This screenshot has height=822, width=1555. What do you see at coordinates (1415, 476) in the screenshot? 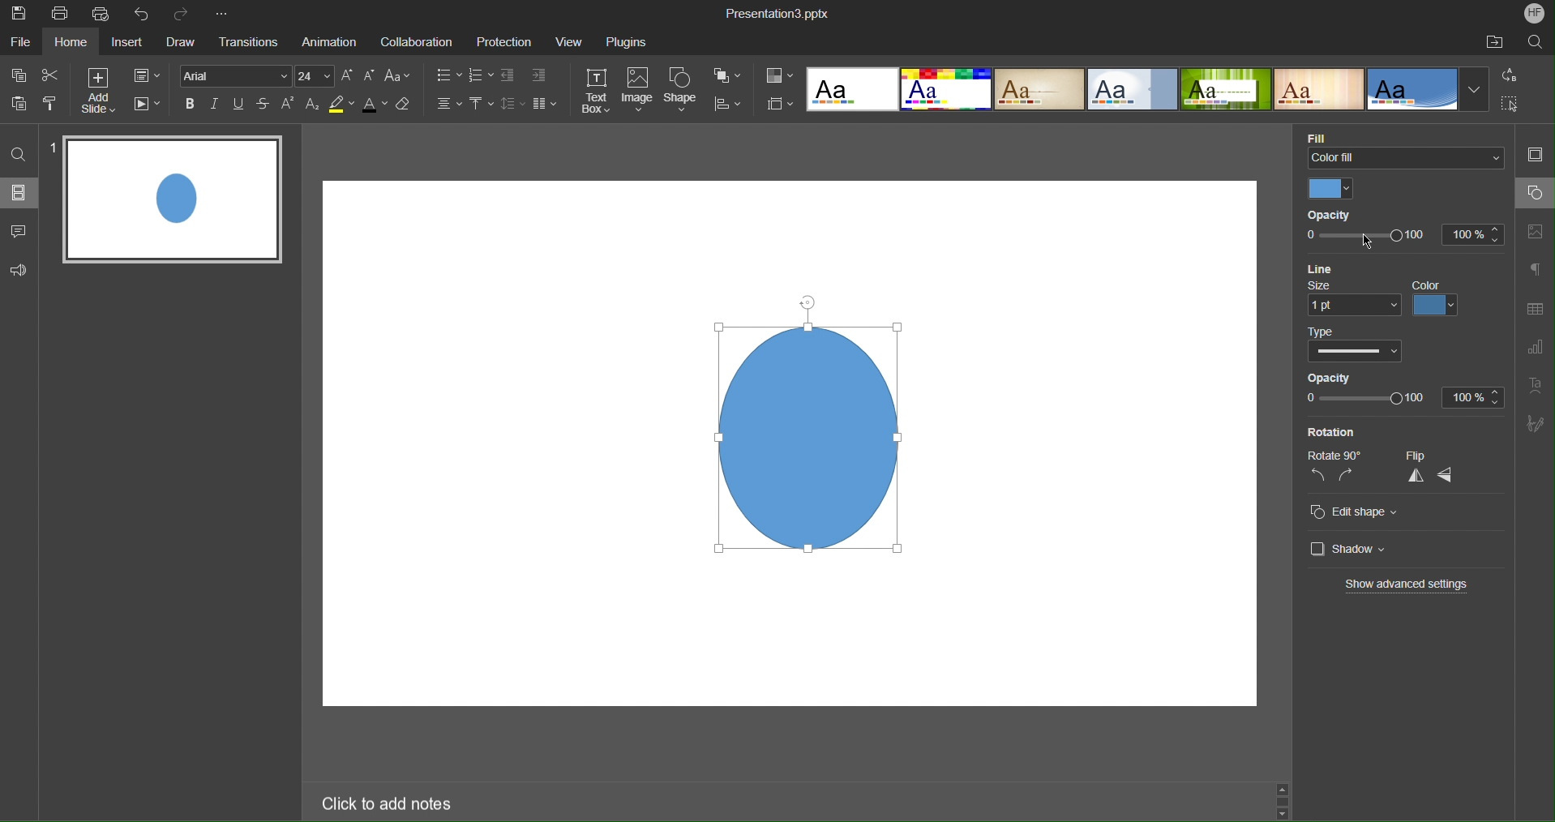
I see `Flip Vertical` at bounding box center [1415, 476].